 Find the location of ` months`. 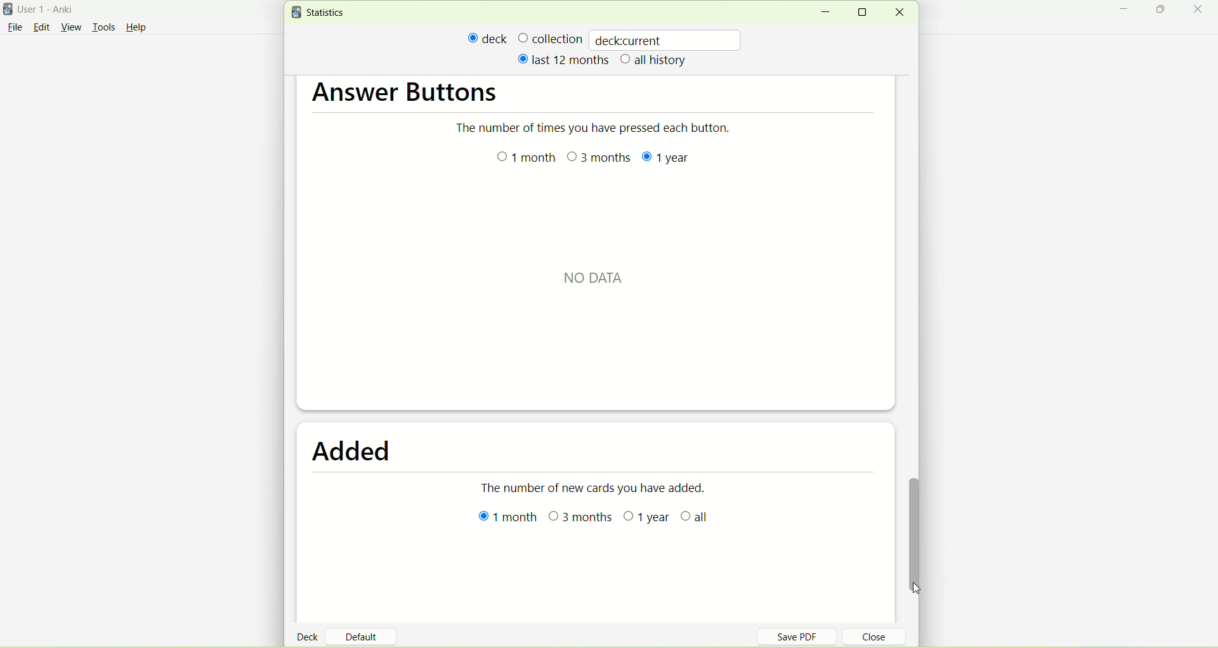

 months is located at coordinates (596, 157).